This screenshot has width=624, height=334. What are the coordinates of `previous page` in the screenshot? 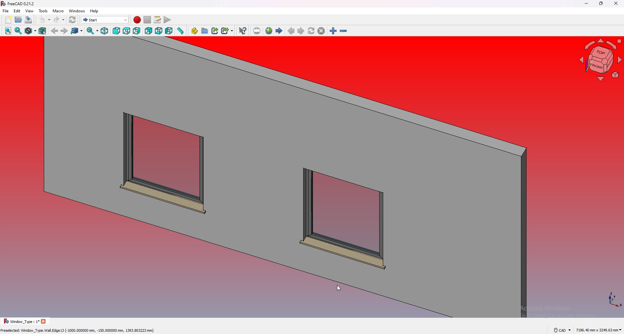 It's located at (291, 31).